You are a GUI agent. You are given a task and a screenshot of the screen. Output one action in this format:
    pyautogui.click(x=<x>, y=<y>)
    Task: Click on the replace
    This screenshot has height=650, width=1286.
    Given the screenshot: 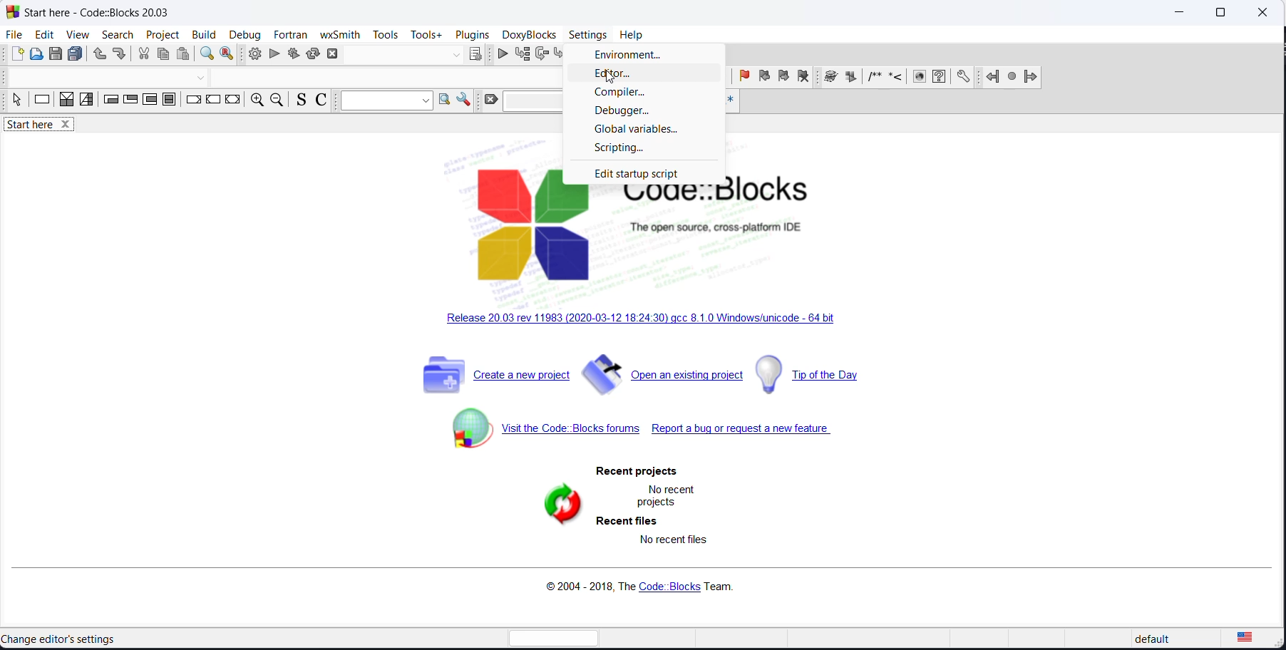 What is the action you would take?
    pyautogui.click(x=230, y=54)
    